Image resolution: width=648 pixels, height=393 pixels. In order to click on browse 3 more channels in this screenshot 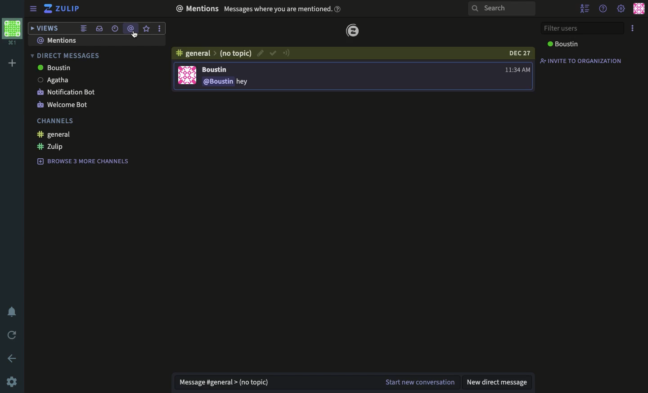, I will do `click(85, 161)`.